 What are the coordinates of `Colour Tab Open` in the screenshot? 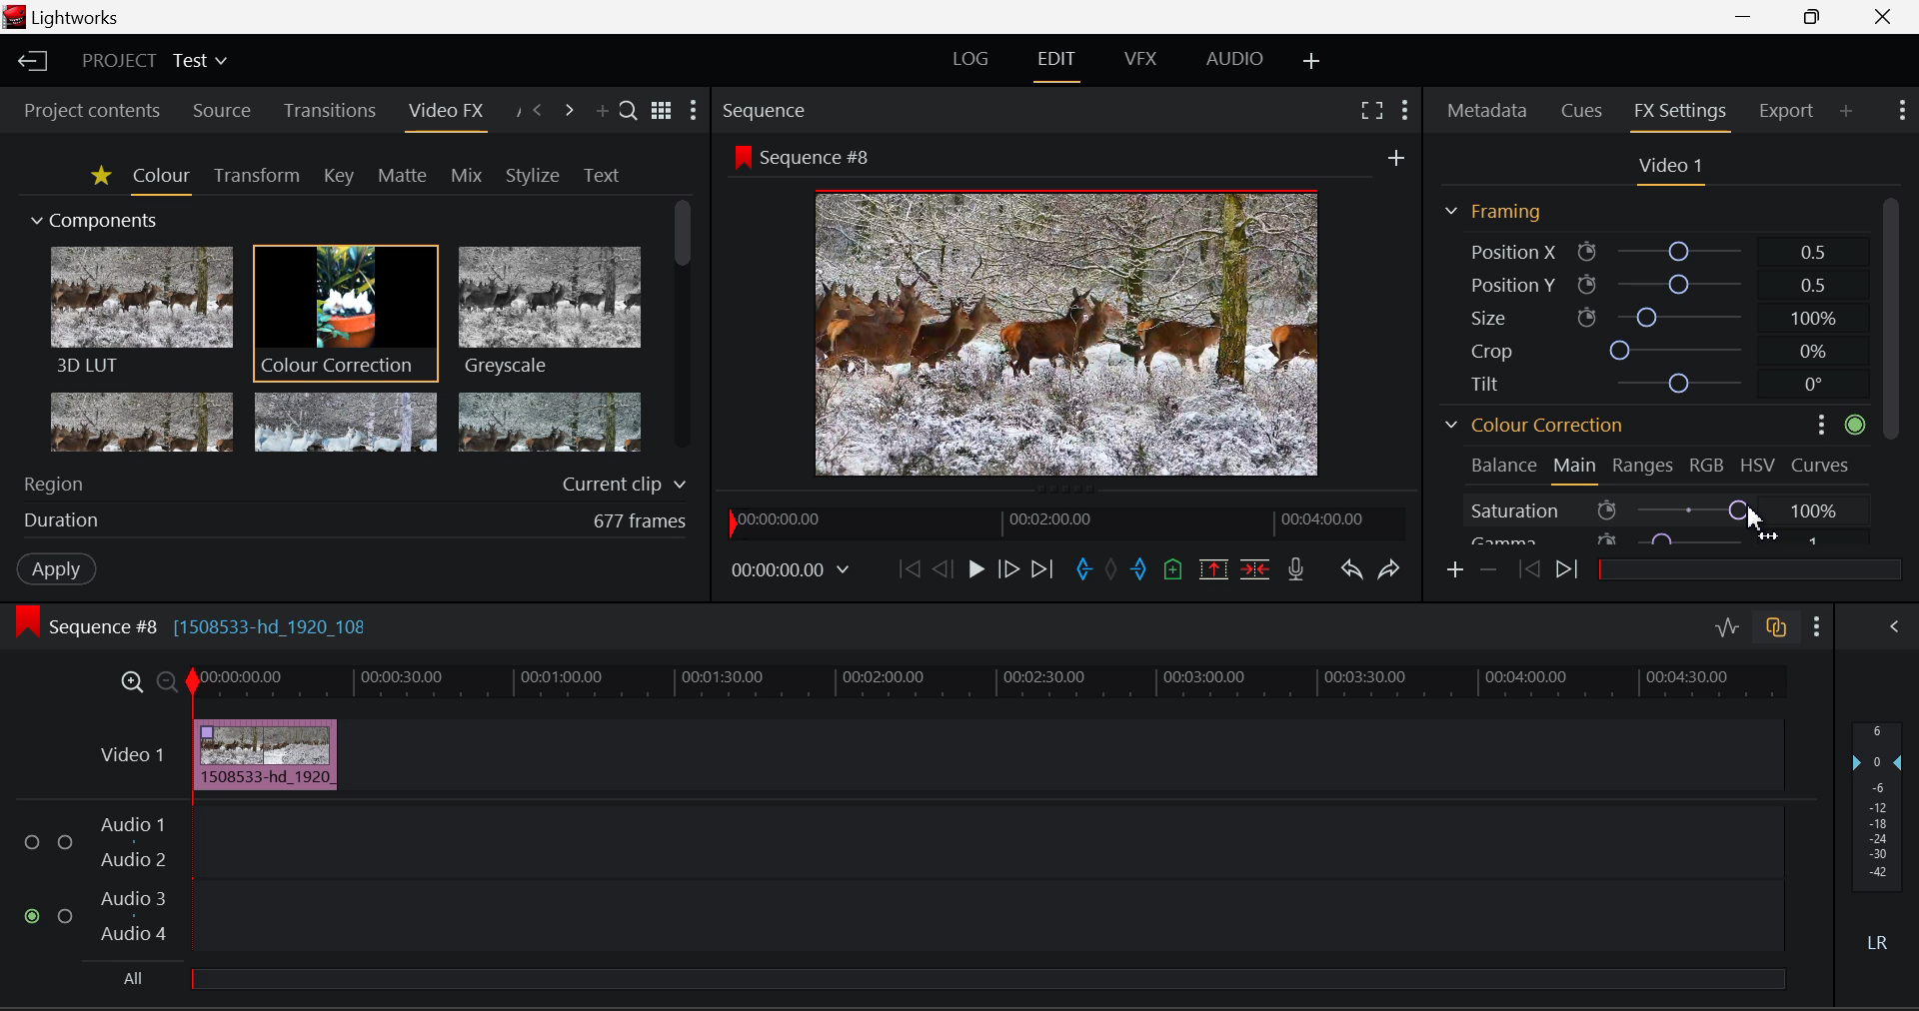 It's located at (161, 178).